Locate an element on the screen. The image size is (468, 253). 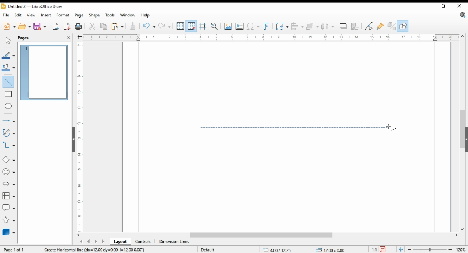
block arrows is located at coordinates (10, 184).